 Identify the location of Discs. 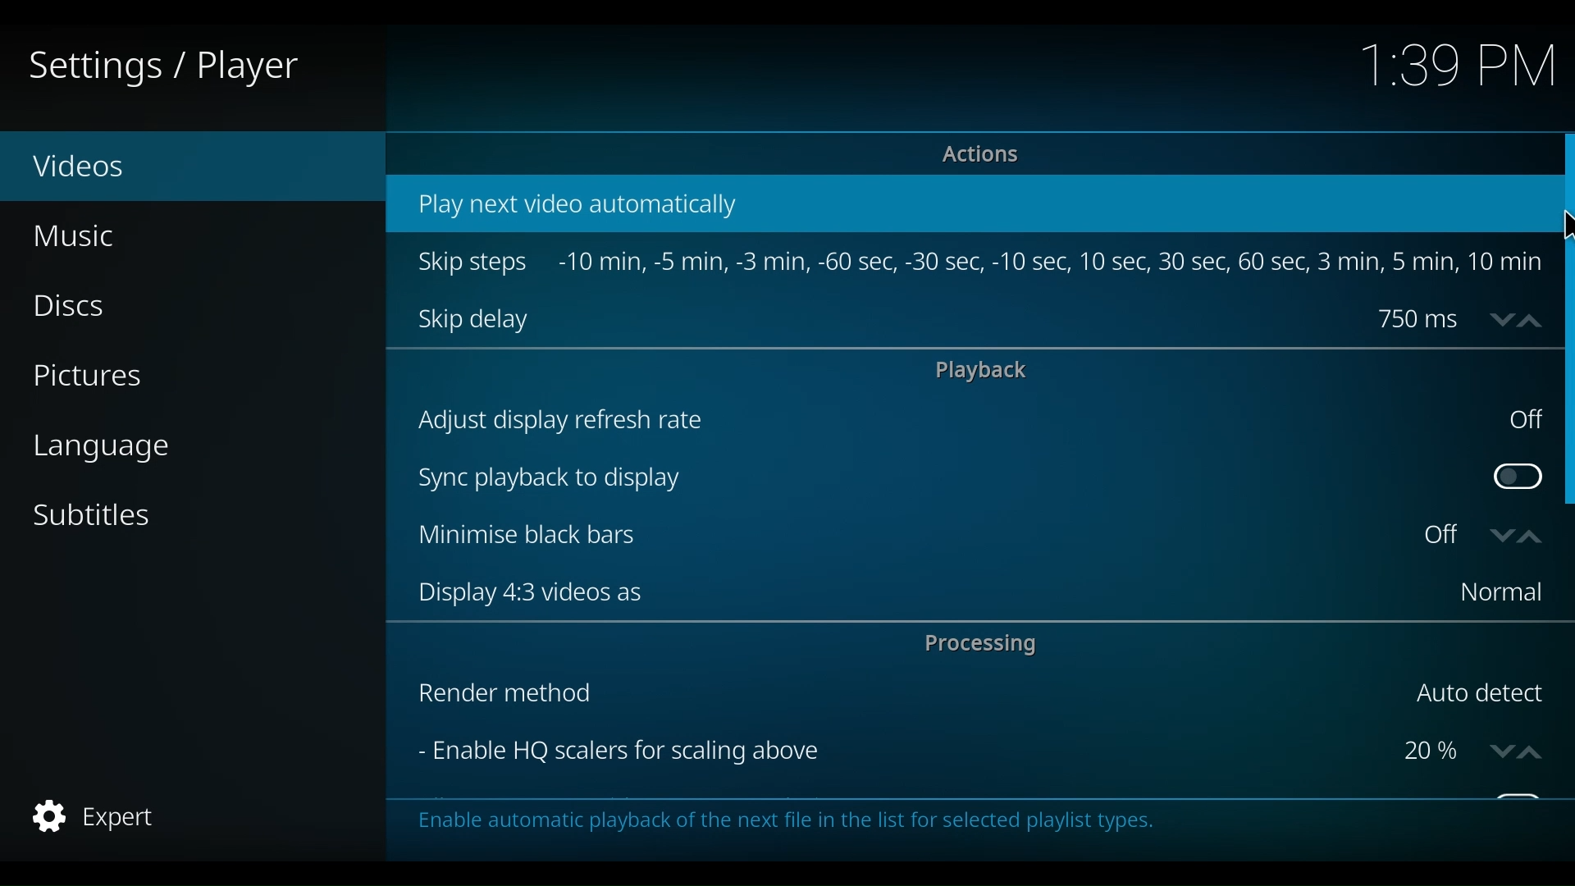
(80, 308).